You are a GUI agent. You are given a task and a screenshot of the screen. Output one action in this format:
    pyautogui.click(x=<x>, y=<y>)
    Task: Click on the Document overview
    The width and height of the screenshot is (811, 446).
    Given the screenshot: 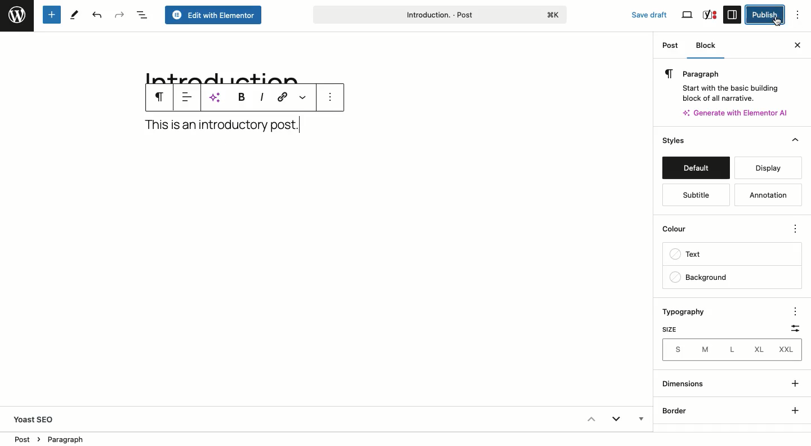 What is the action you would take?
    pyautogui.click(x=142, y=16)
    